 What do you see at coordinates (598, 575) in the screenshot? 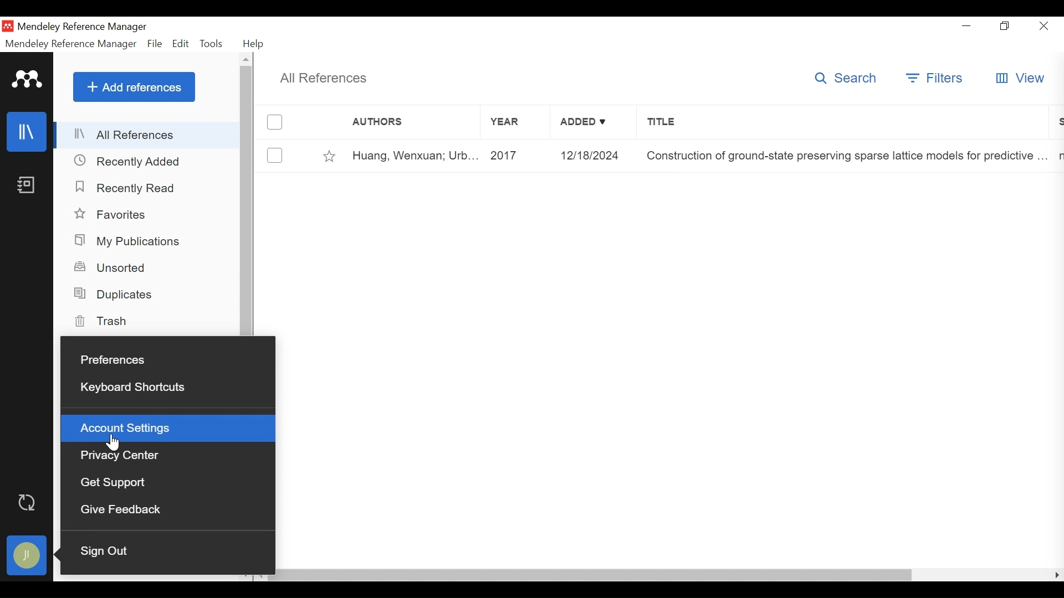
I see `horizontal scrollbar` at bounding box center [598, 575].